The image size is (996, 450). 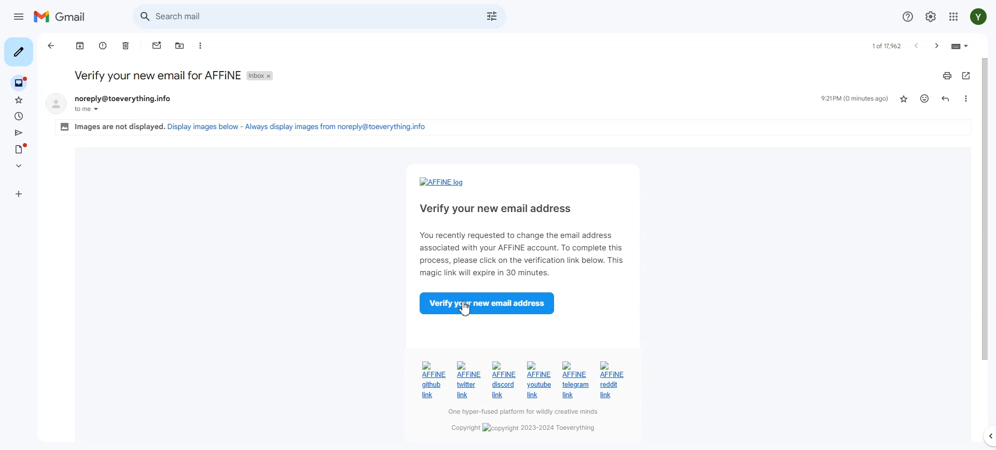 I want to click on Google account, so click(x=978, y=17).